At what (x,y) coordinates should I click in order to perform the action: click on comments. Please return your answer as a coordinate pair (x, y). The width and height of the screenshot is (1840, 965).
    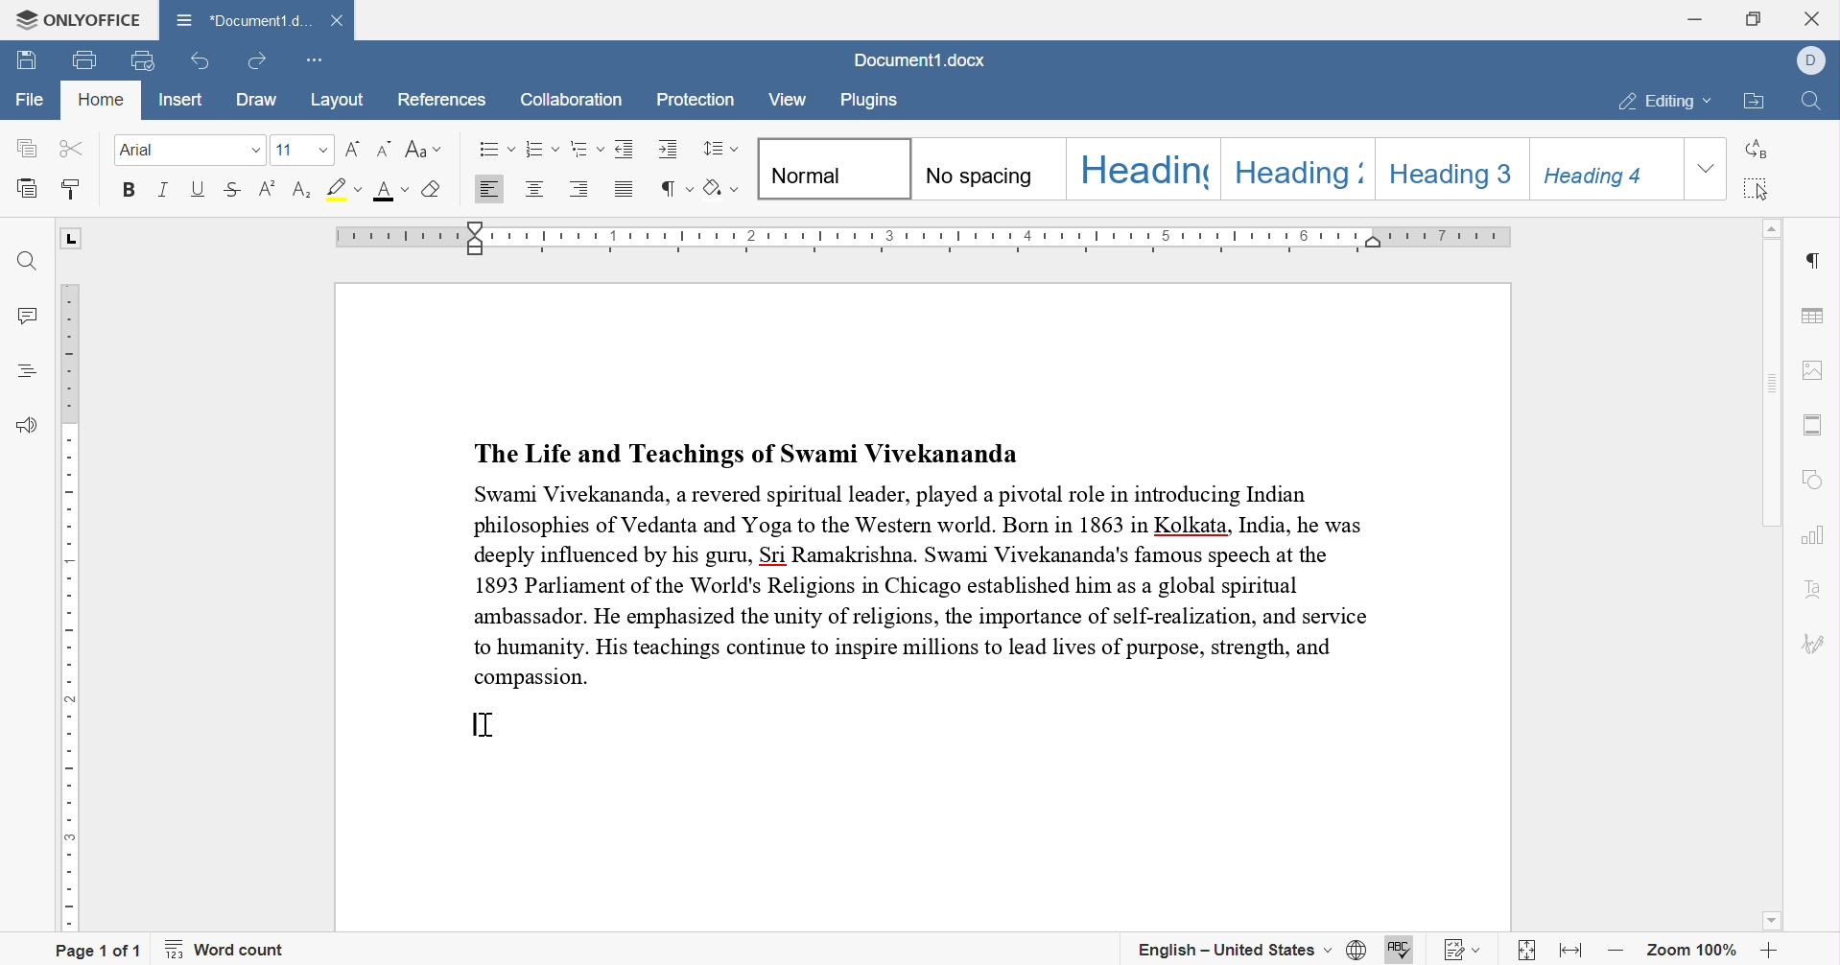
    Looking at the image, I should click on (34, 318).